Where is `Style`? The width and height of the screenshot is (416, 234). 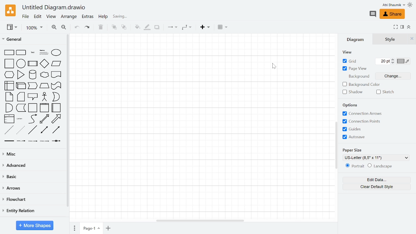 Style is located at coordinates (389, 40).